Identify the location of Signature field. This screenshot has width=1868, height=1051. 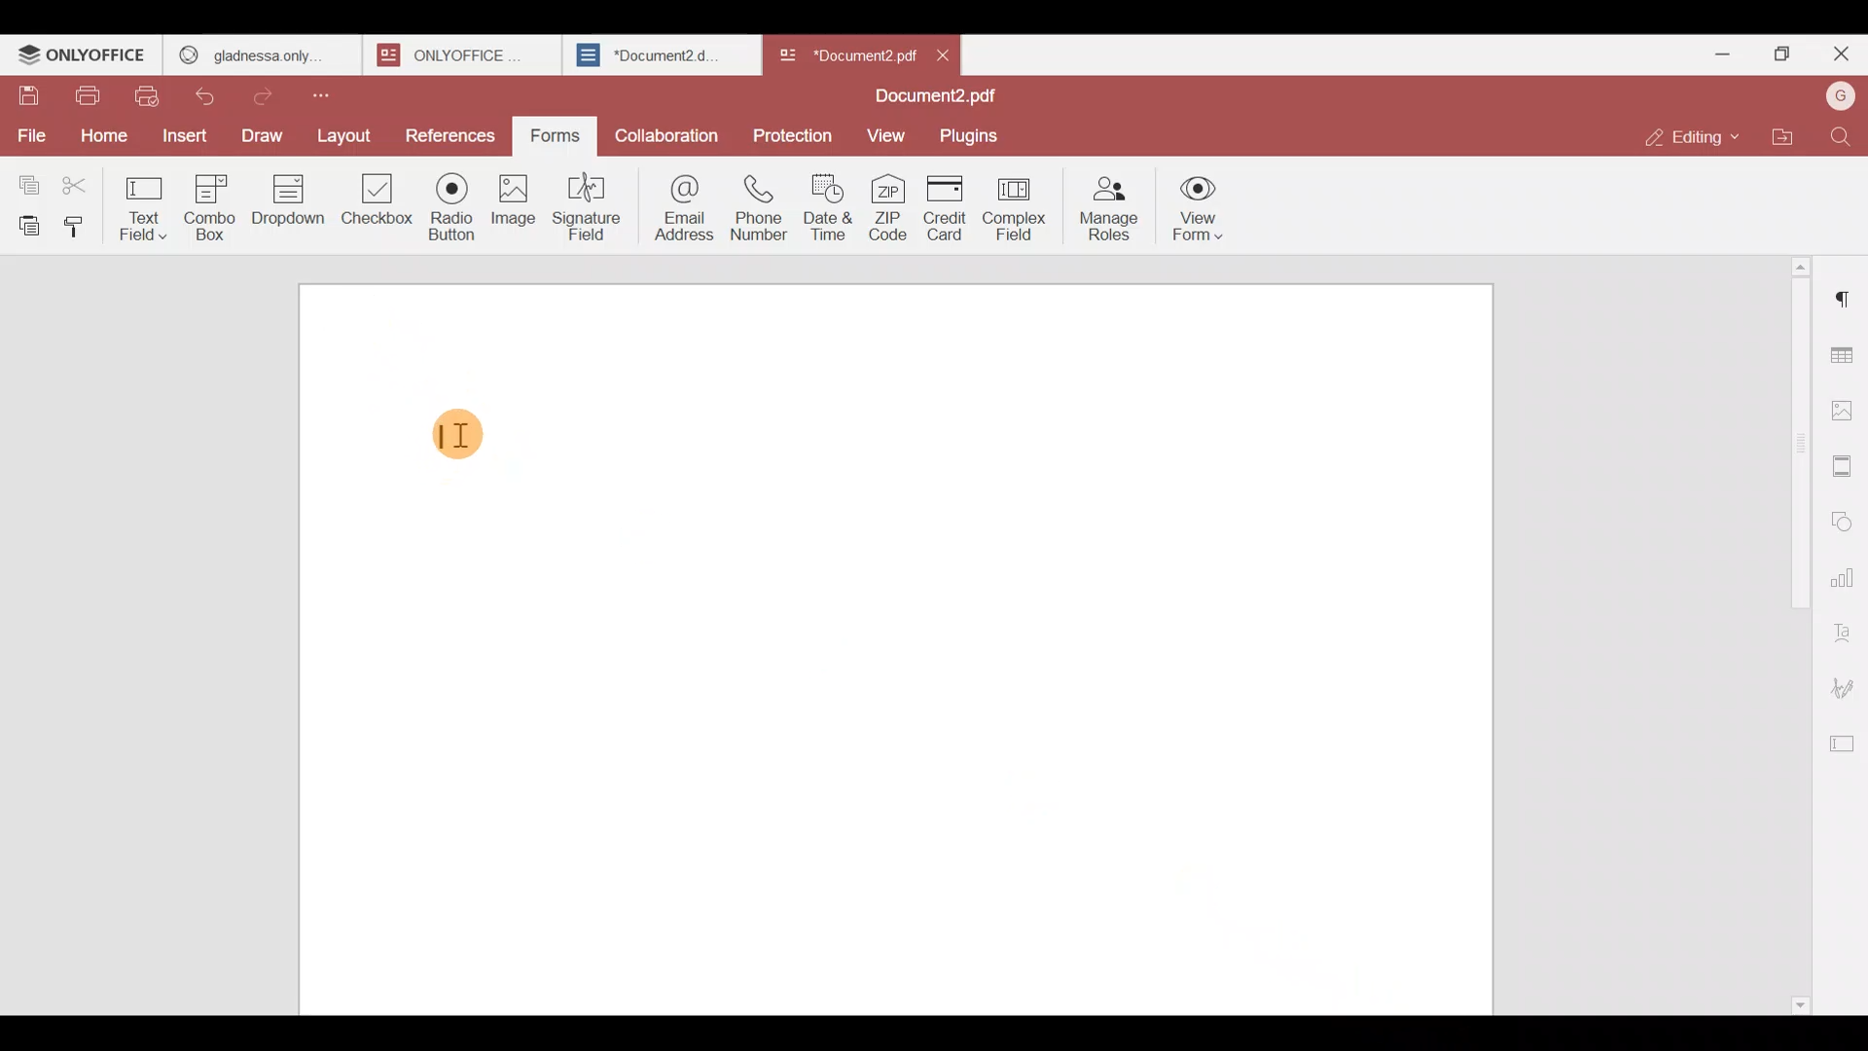
(592, 205).